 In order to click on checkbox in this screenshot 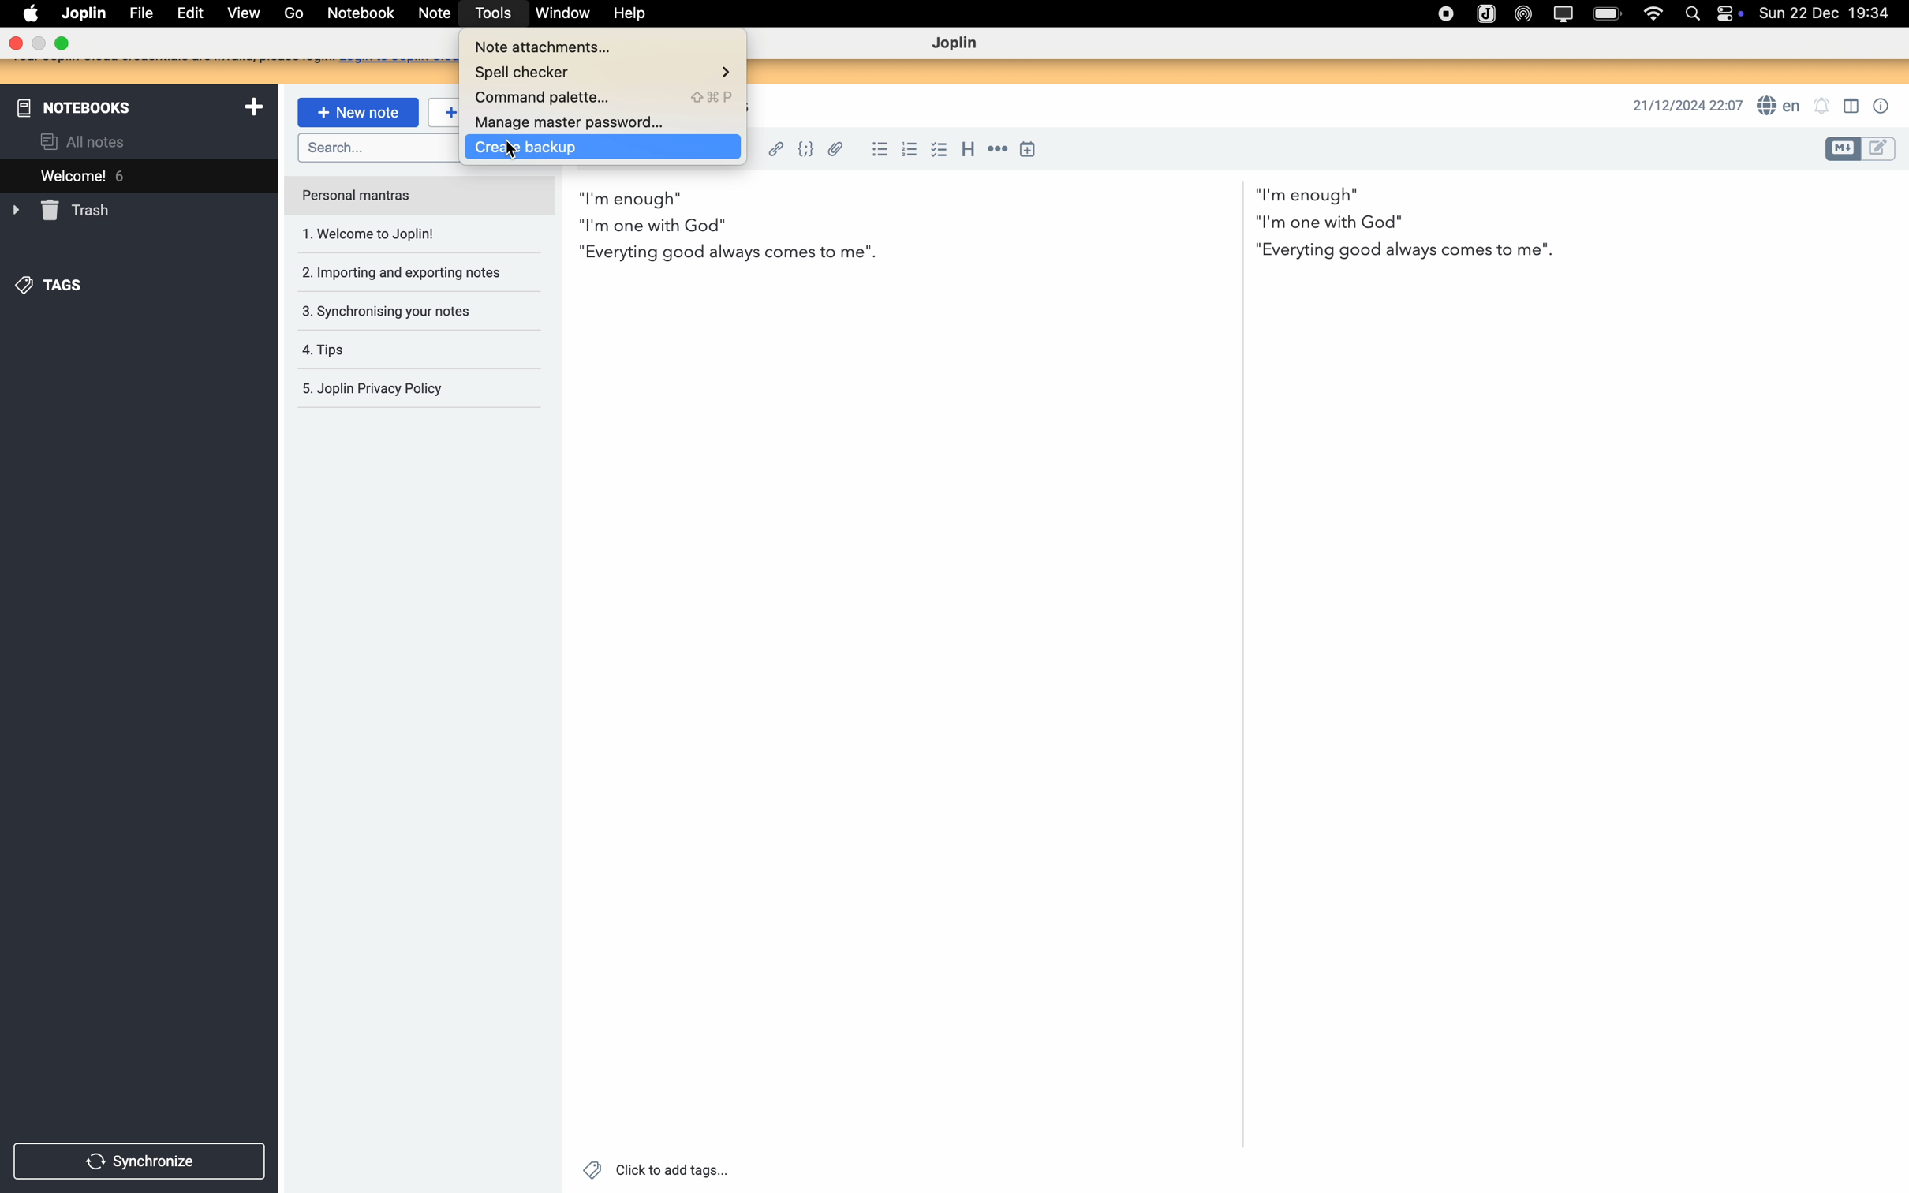, I will do `click(938, 151)`.